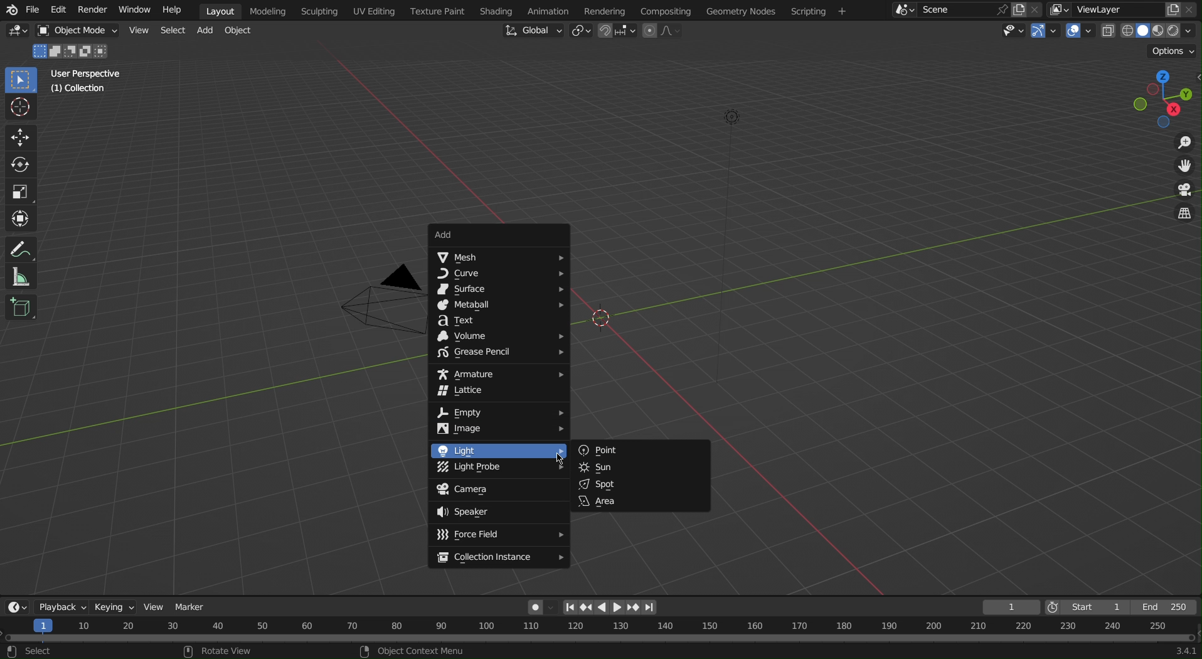  I want to click on Move, so click(21, 137).